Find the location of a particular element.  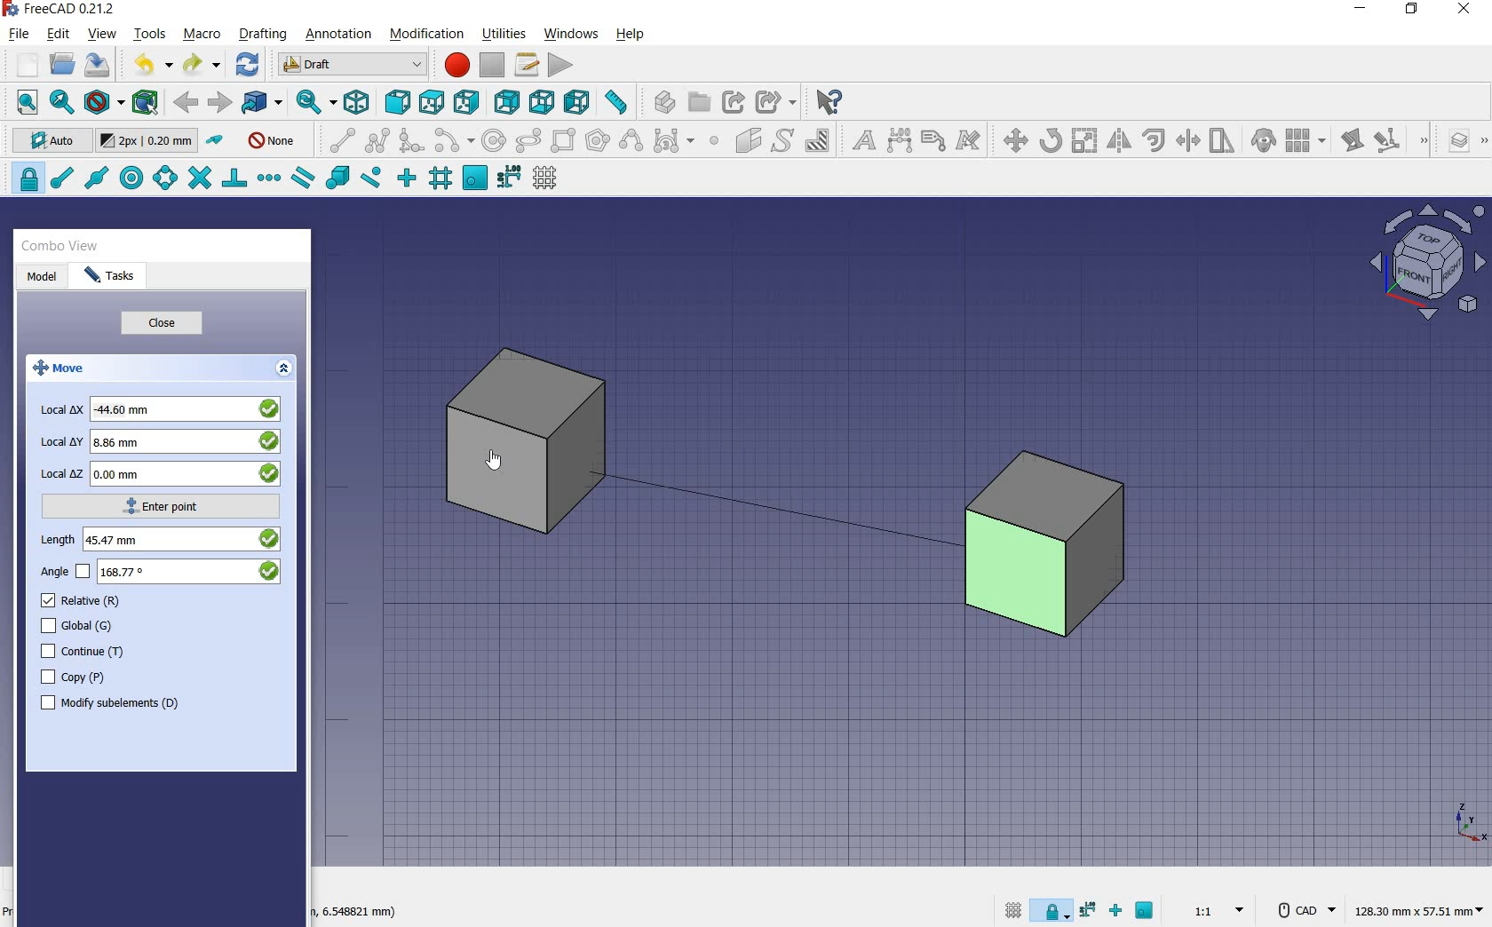

snap intersection is located at coordinates (202, 178).